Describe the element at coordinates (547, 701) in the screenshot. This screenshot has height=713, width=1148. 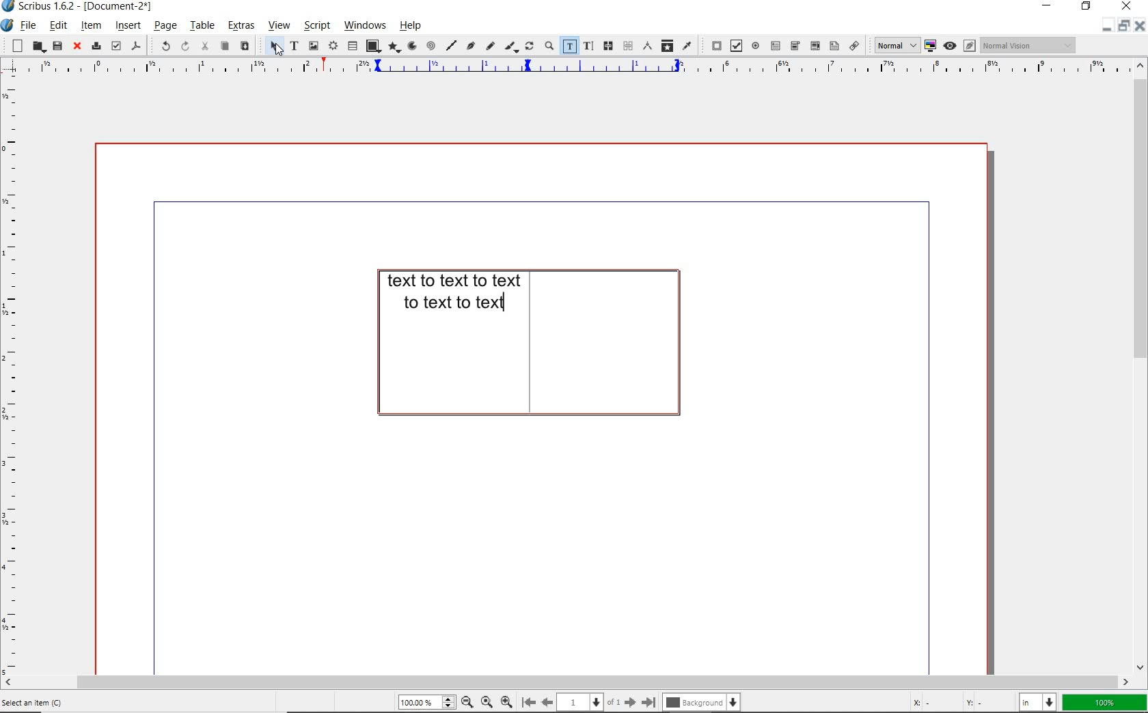
I see `go back` at that location.